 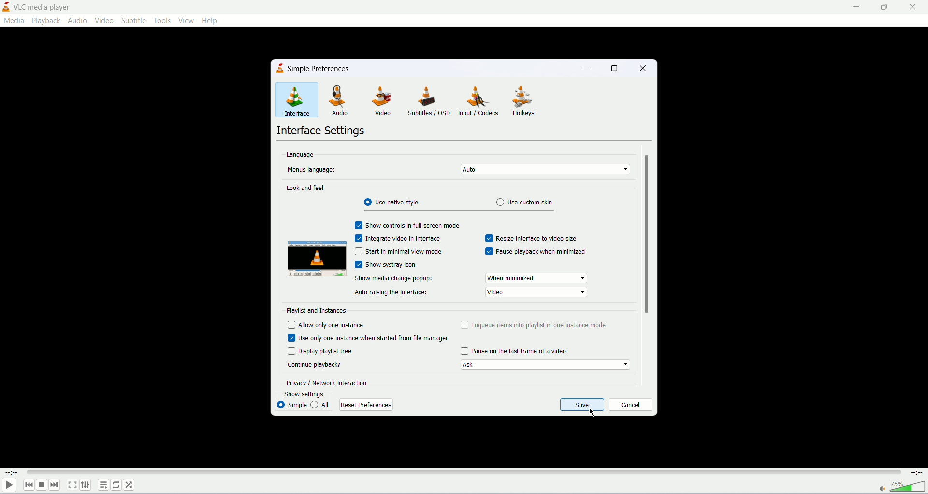 What do you see at coordinates (77, 21) in the screenshot?
I see `audio` at bounding box center [77, 21].